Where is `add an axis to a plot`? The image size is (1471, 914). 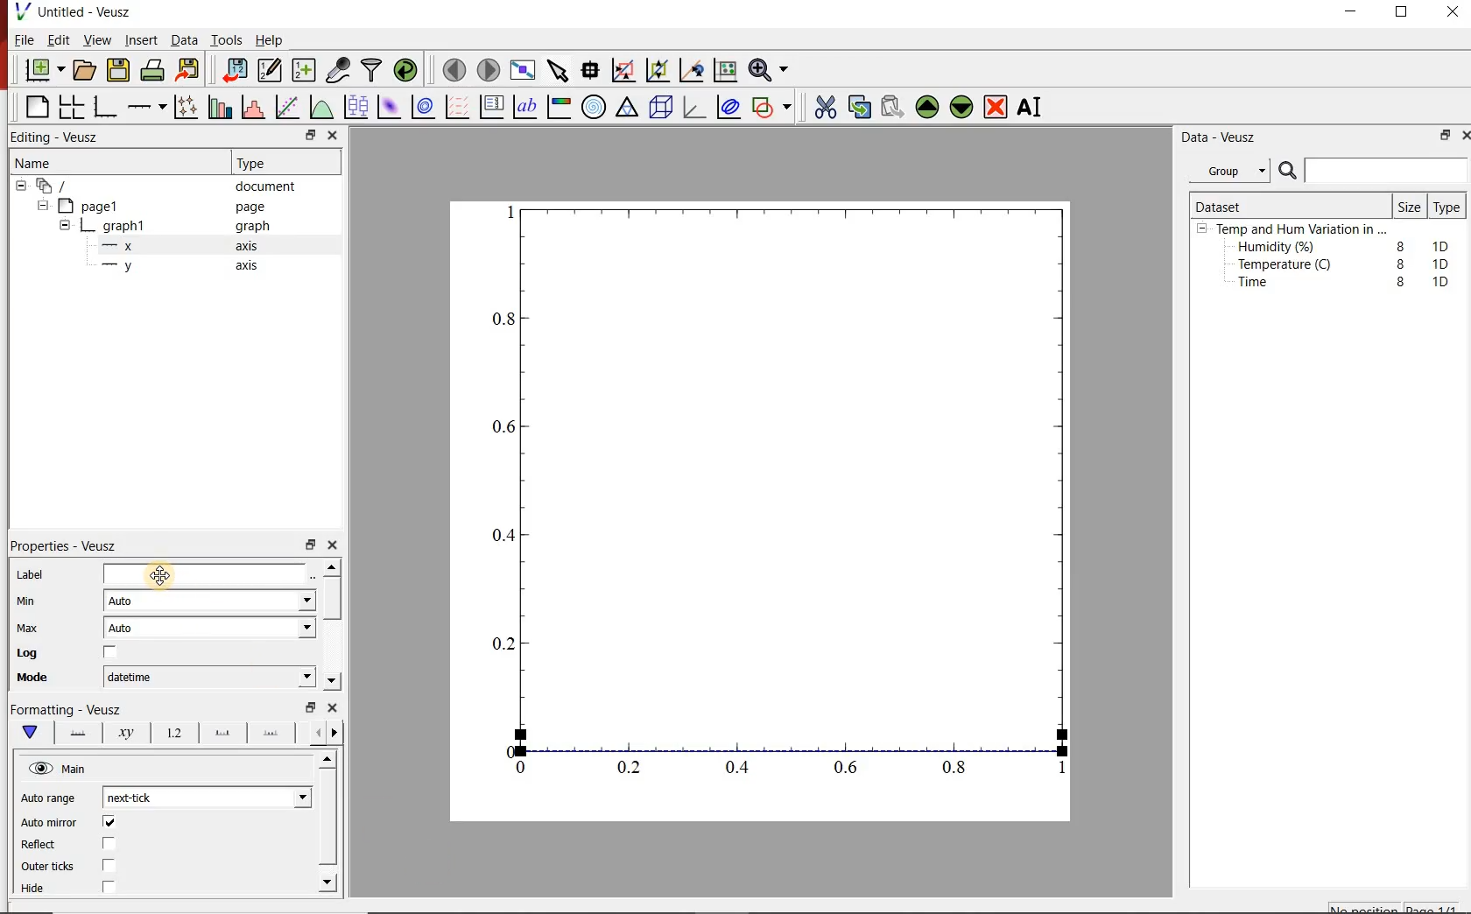
add an axis to a plot is located at coordinates (148, 105).